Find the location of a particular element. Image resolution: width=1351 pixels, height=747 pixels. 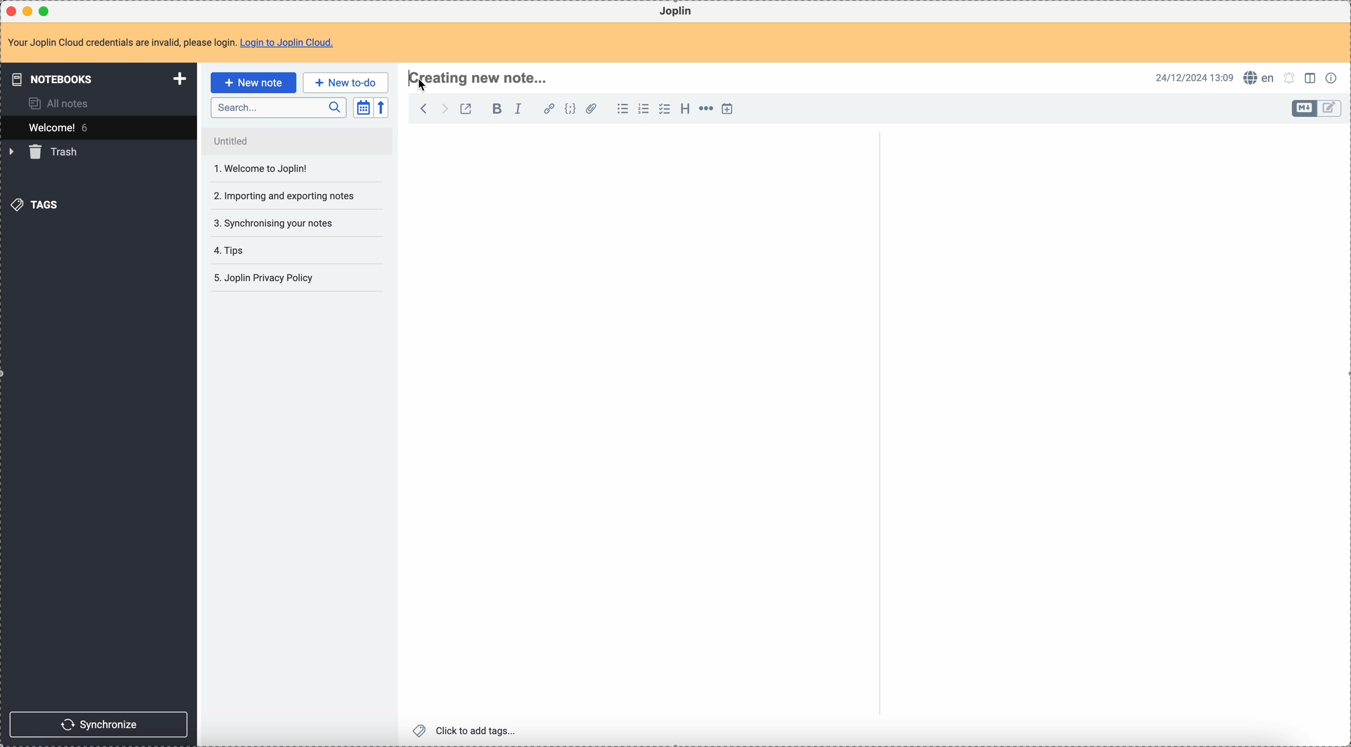

toggle edit layout is located at coordinates (1305, 108).